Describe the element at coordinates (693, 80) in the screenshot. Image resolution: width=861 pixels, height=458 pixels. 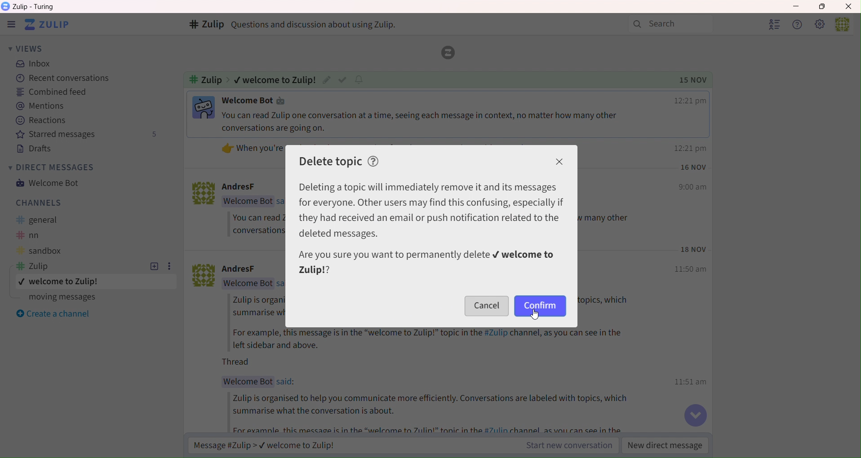
I see `Time` at that location.